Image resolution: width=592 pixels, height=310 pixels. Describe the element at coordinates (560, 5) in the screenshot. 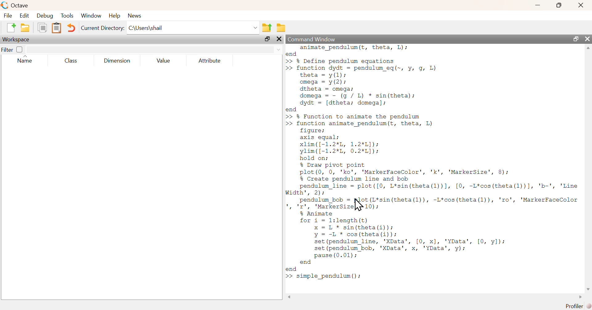

I see `Maximize` at that location.